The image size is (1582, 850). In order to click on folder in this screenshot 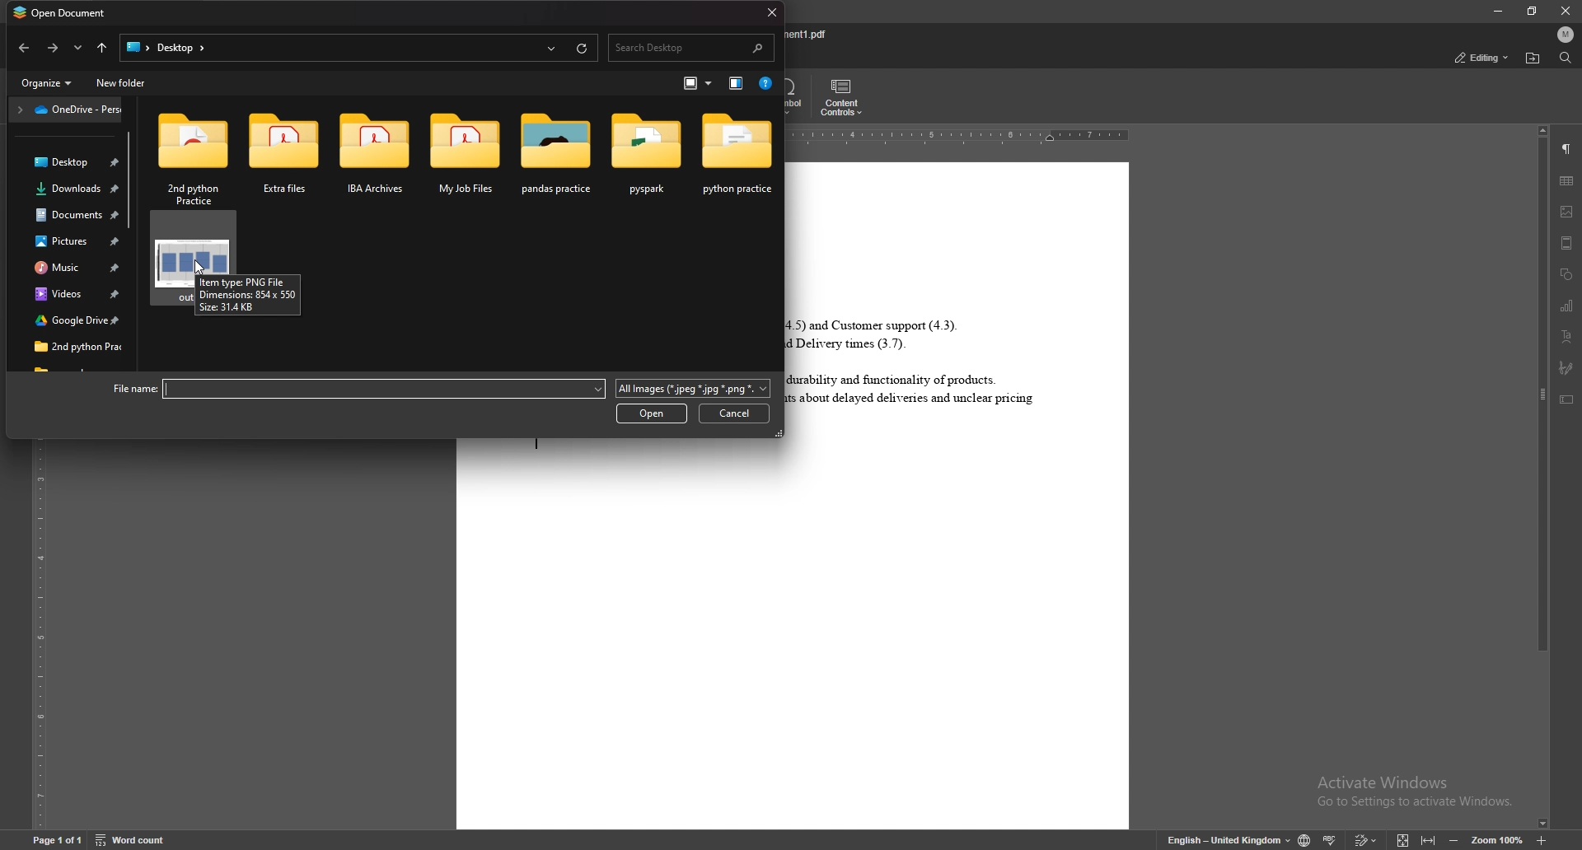, I will do `click(372, 156)`.